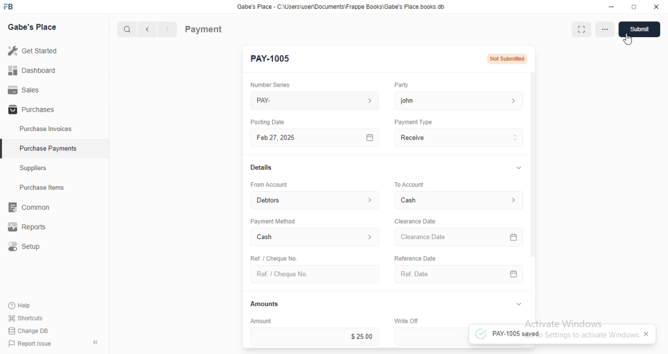 The width and height of the screenshot is (668, 354). What do you see at coordinates (633, 7) in the screenshot?
I see `resize` at bounding box center [633, 7].